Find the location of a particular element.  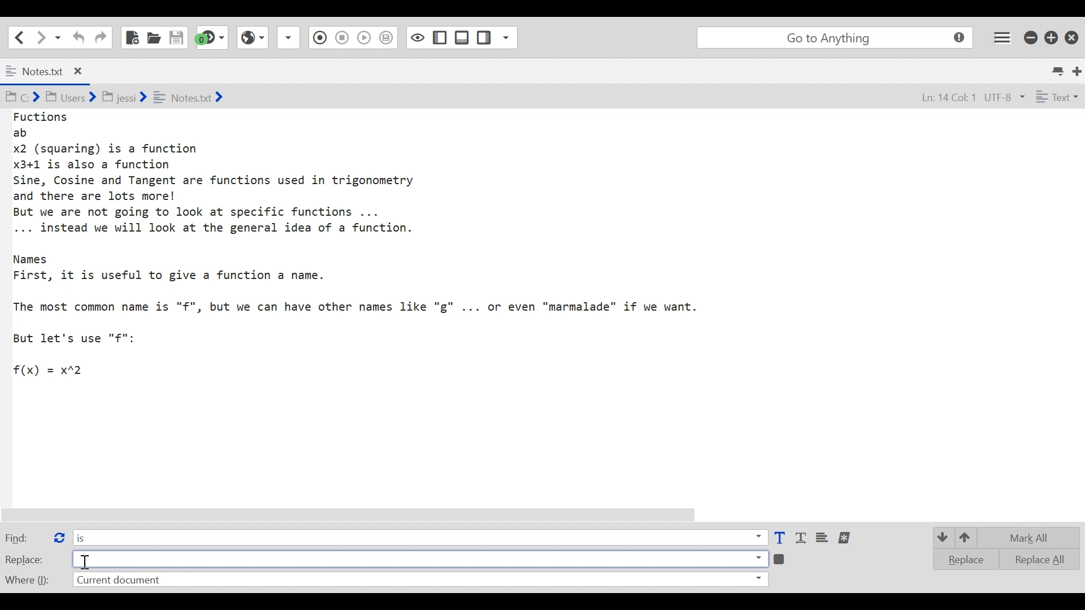

Close is located at coordinates (1073, 35).